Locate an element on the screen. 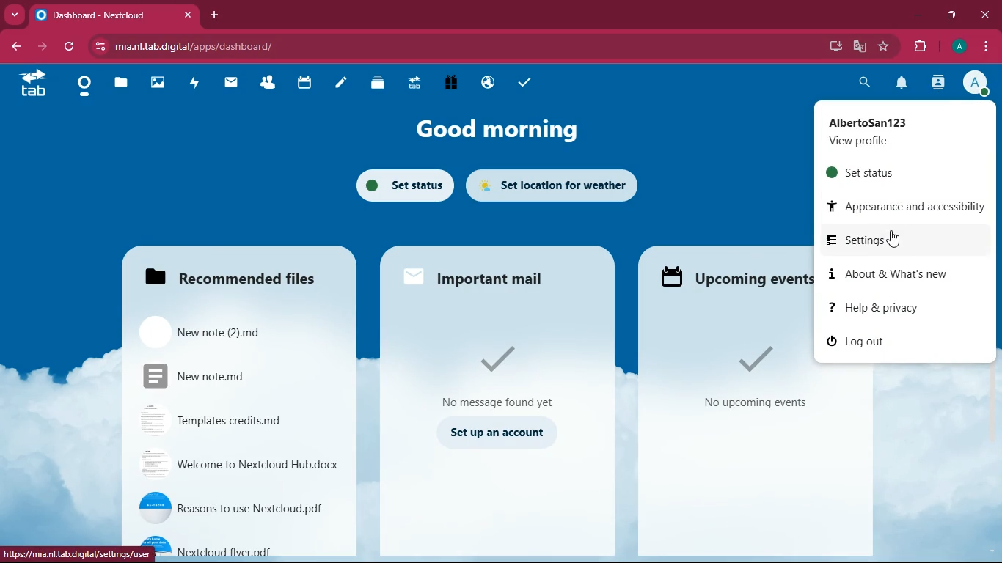 This screenshot has height=563, width=1002. calendar is located at coordinates (304, 84).